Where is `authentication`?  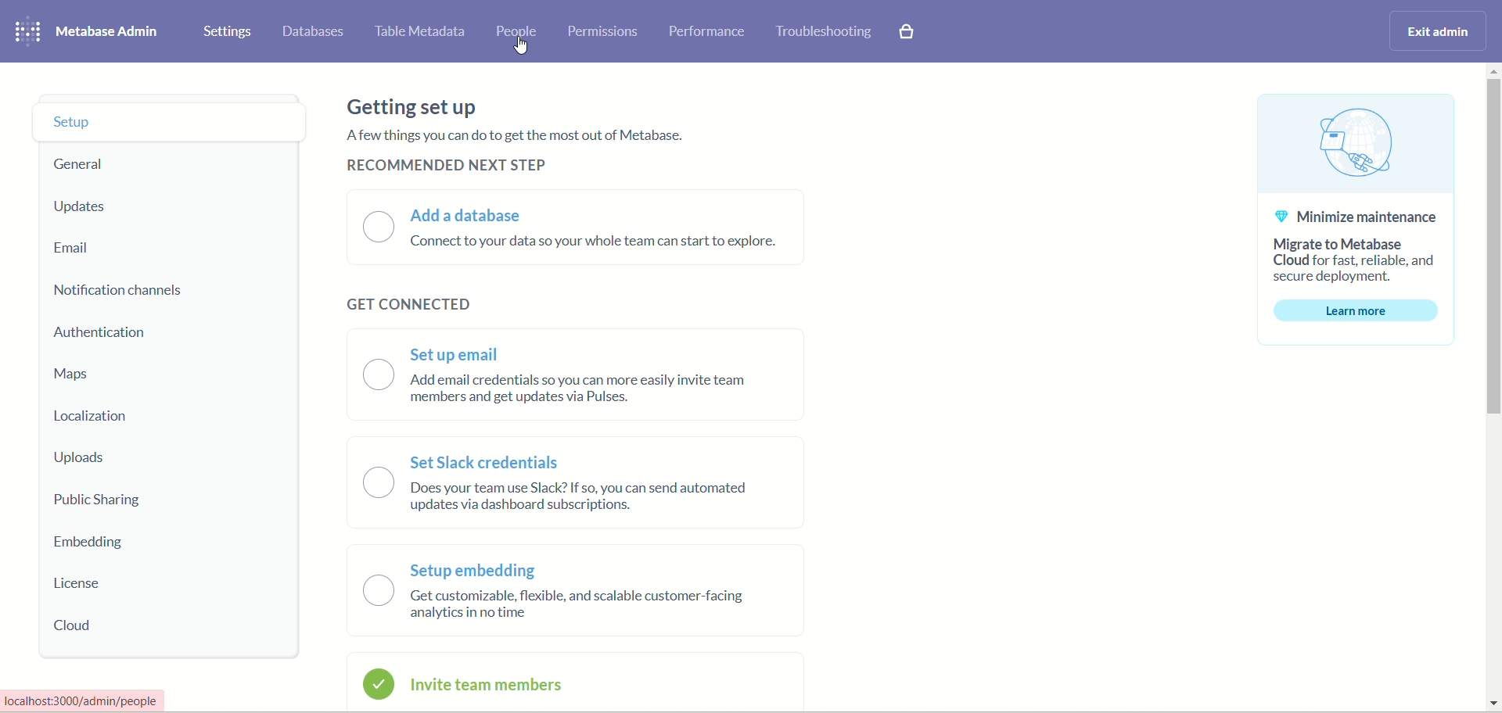
authentication is located at coordinates (102, 331).